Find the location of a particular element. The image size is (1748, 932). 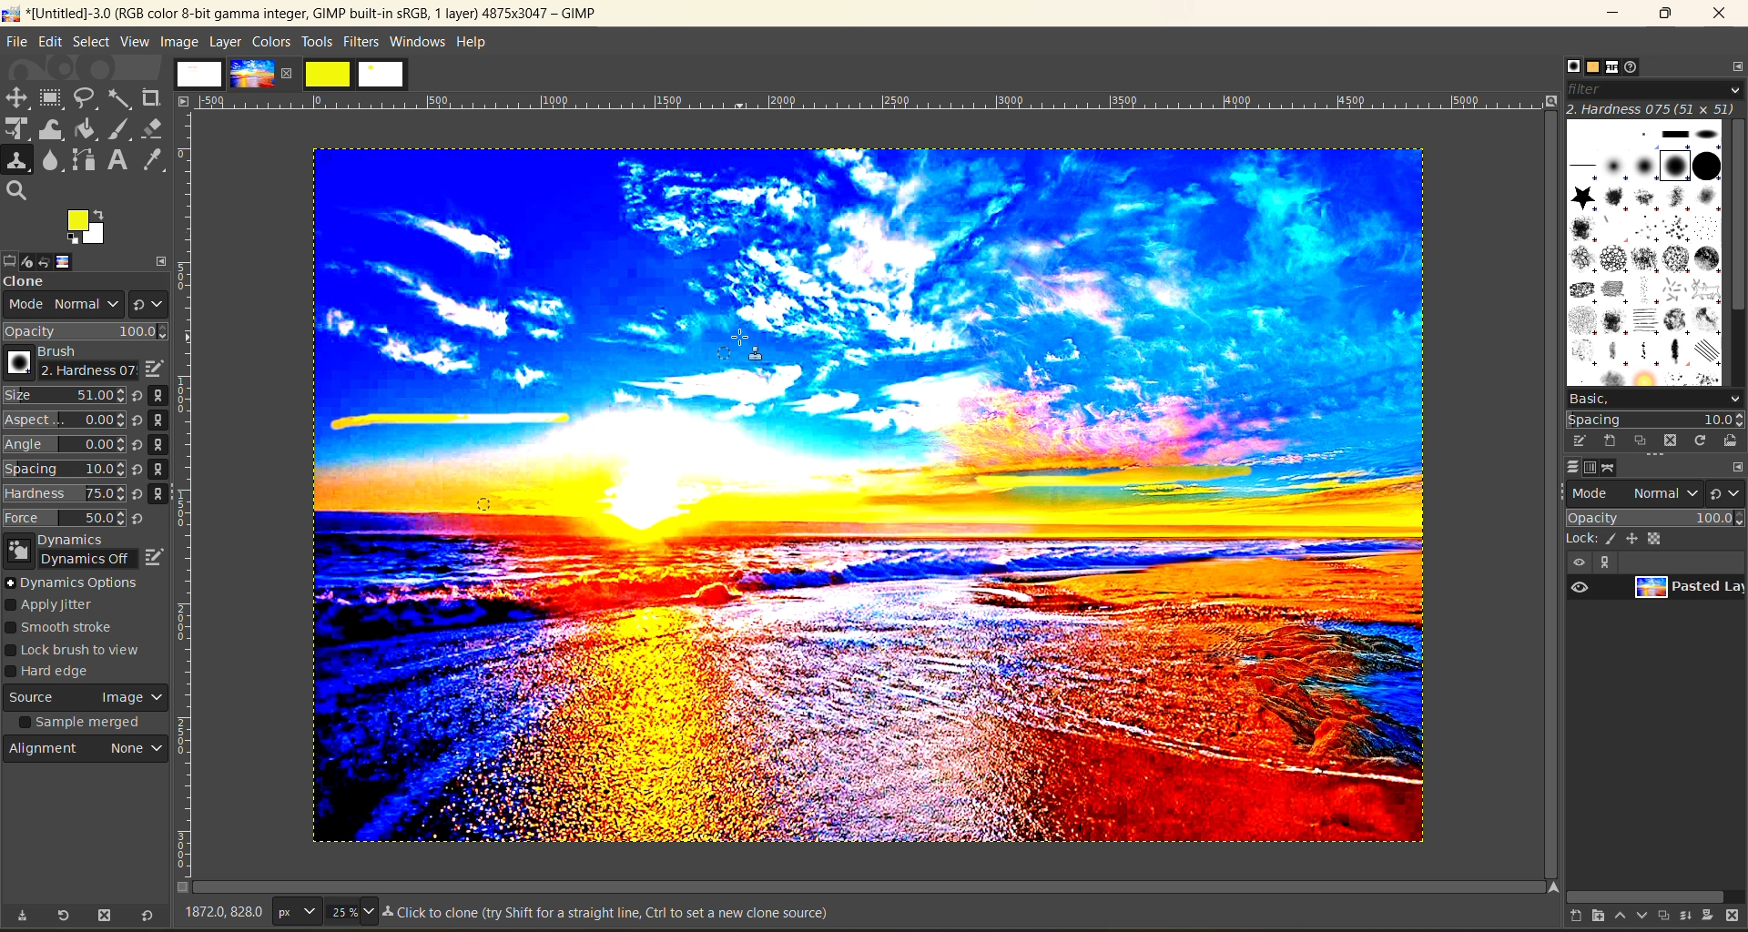

painting tool is located at coordinates (1613, 539).